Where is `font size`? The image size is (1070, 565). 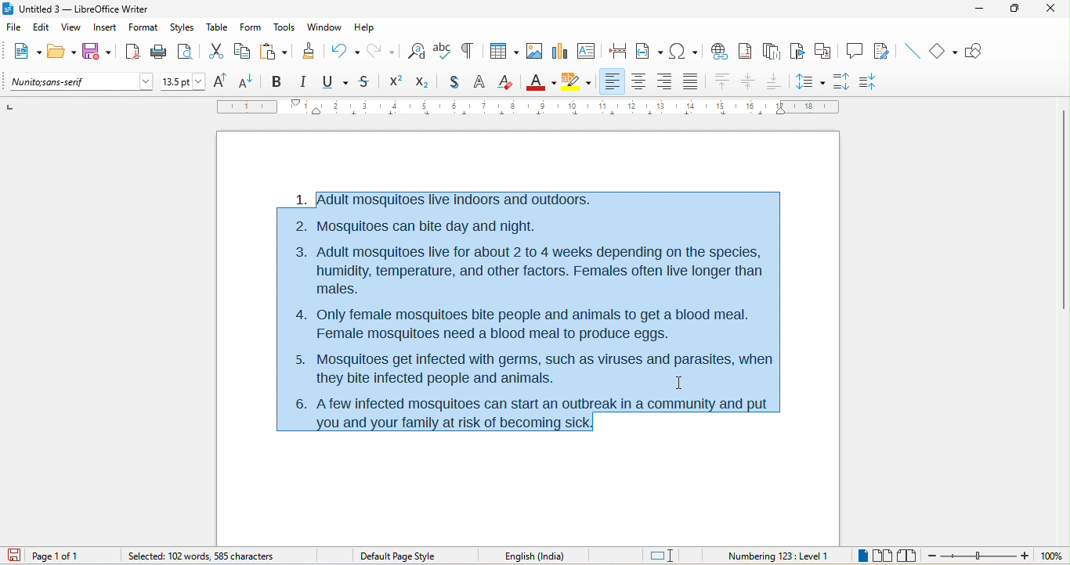 font size is located at coordinates (183, 81).